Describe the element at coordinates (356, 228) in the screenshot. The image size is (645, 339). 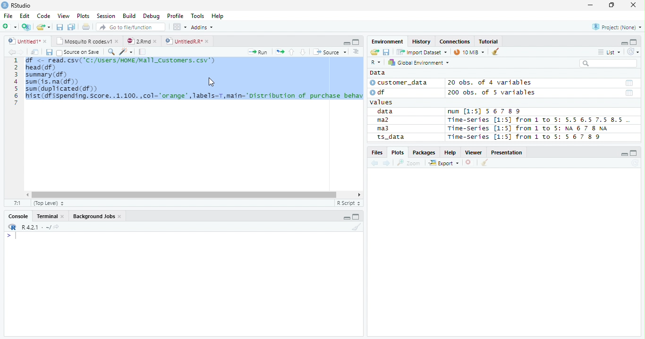
I see `Clean` at that location.